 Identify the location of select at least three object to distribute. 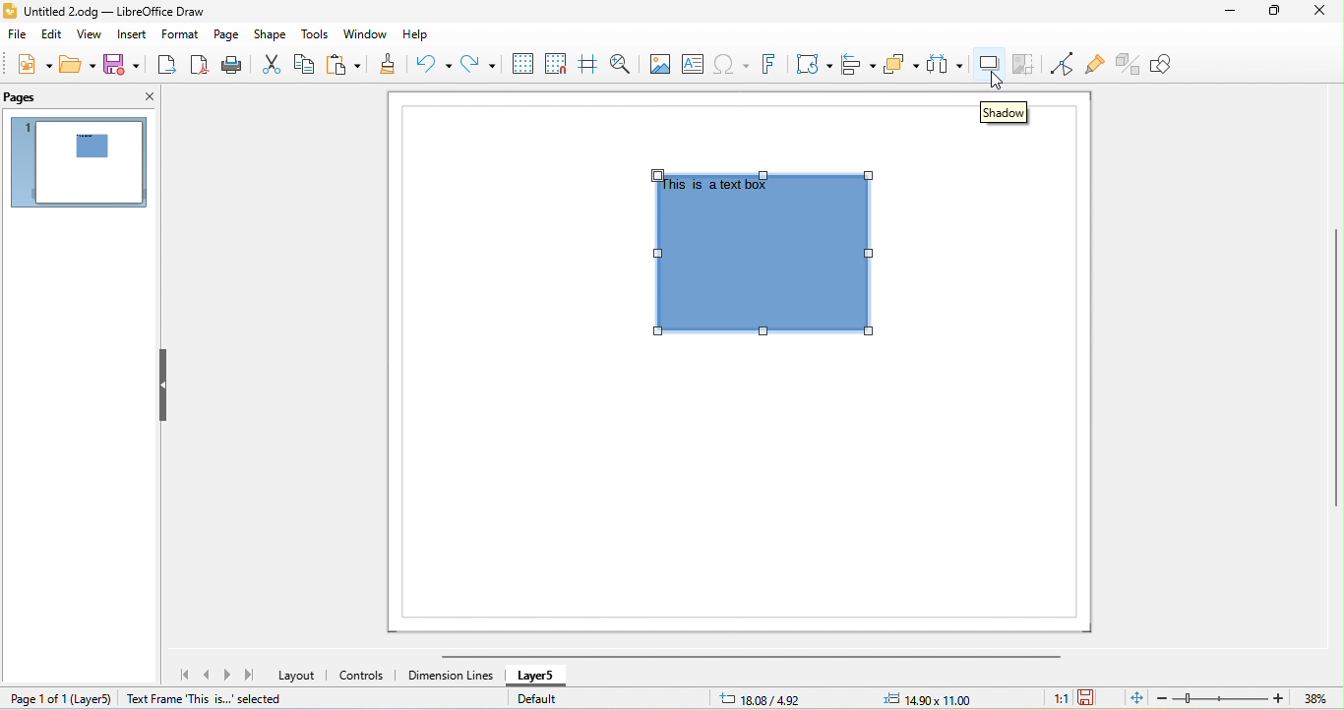
(946, 64).